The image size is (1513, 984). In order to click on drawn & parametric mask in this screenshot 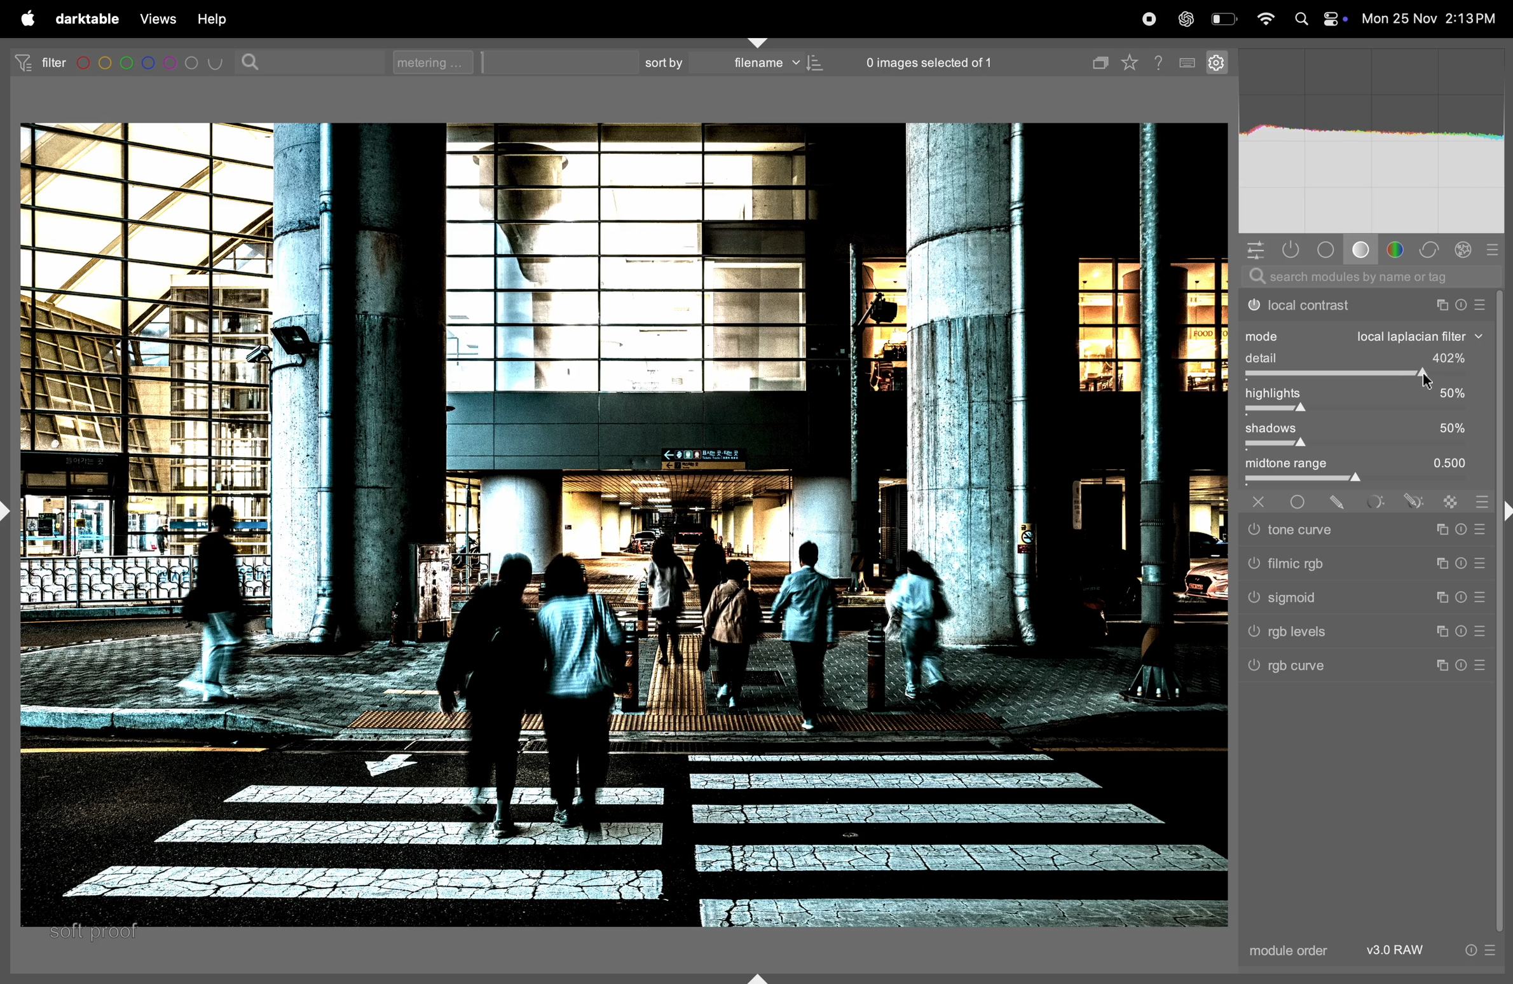, I will do `click(1413, 503)`.